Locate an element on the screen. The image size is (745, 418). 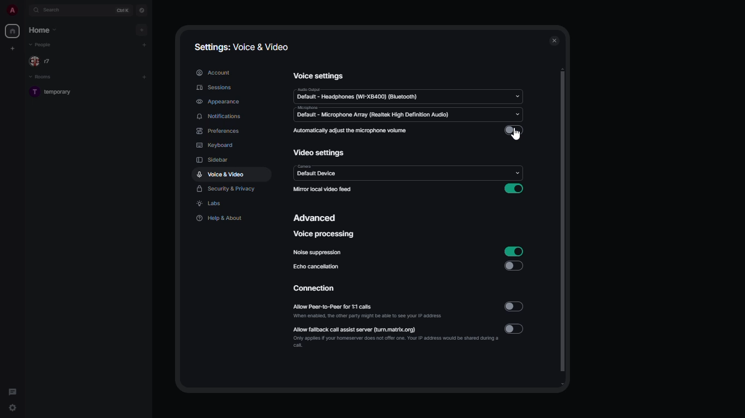
noise suppression is located at coordinates (319, 253).